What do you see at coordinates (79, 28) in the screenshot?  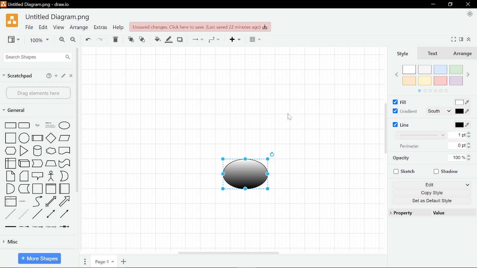 I see `Arrange` at bounding box center [79, 28].